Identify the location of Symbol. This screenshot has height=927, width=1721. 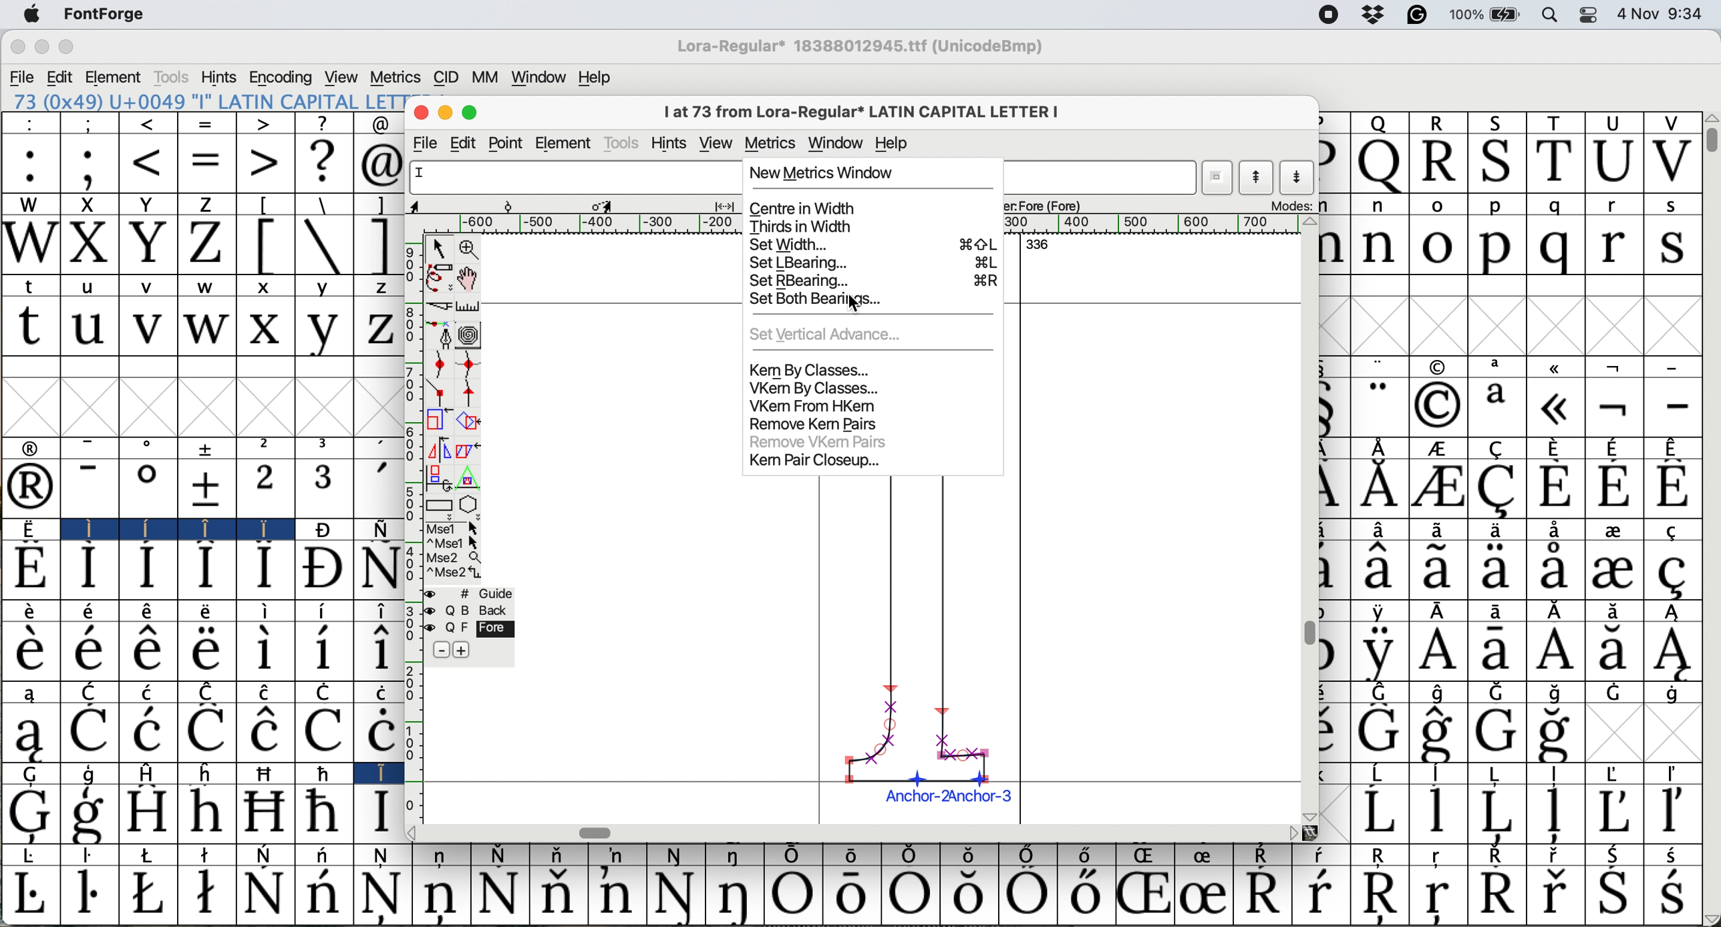
(322, 812).